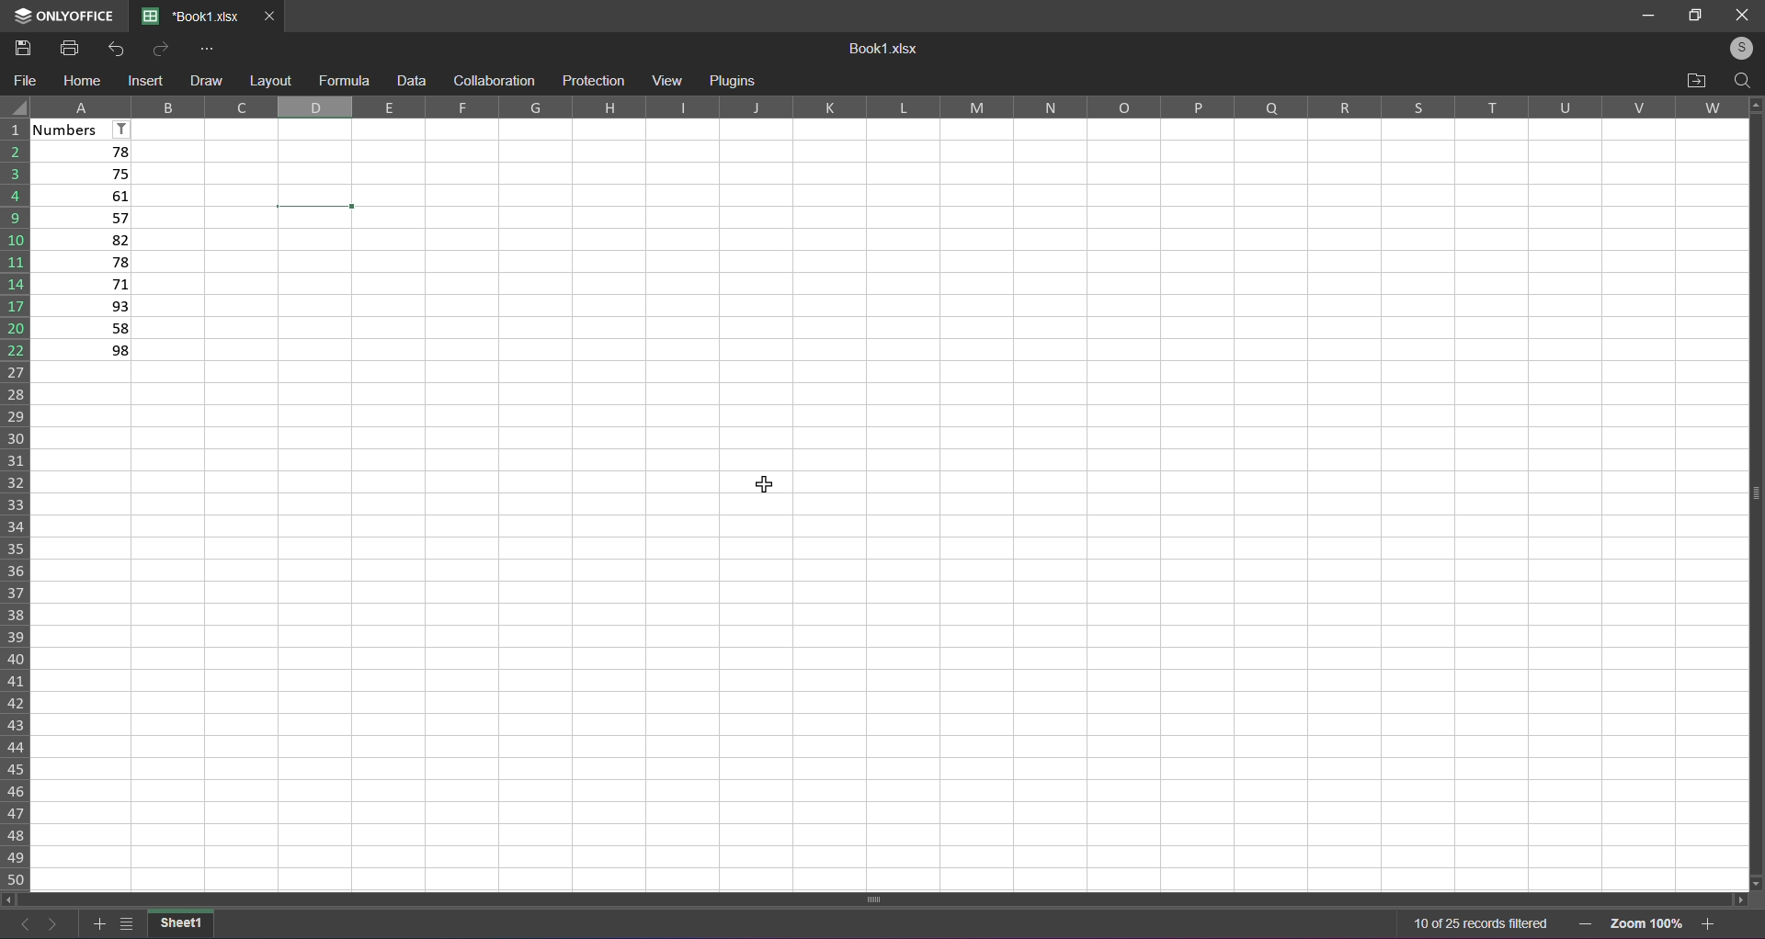 The image size is (1765, 939). What do you see at coordinates (82, 196) in the screenshot?
I see `61` at bounding box center [82, 196].